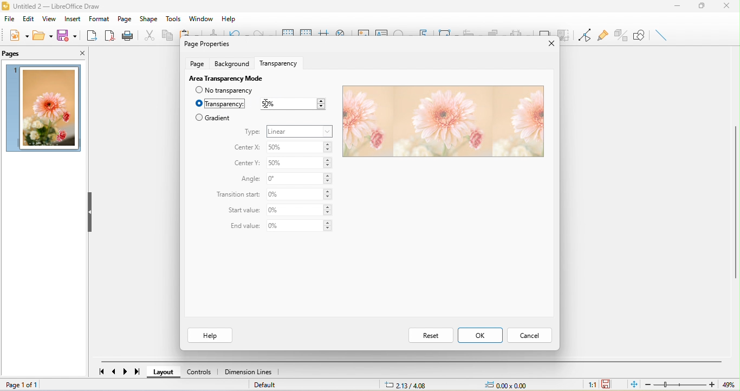 This screenshot has height=391, width=740. What do you see at coordinates (147, 35) in the screenshot?
I see `cut` at bounding box center [147, 35].